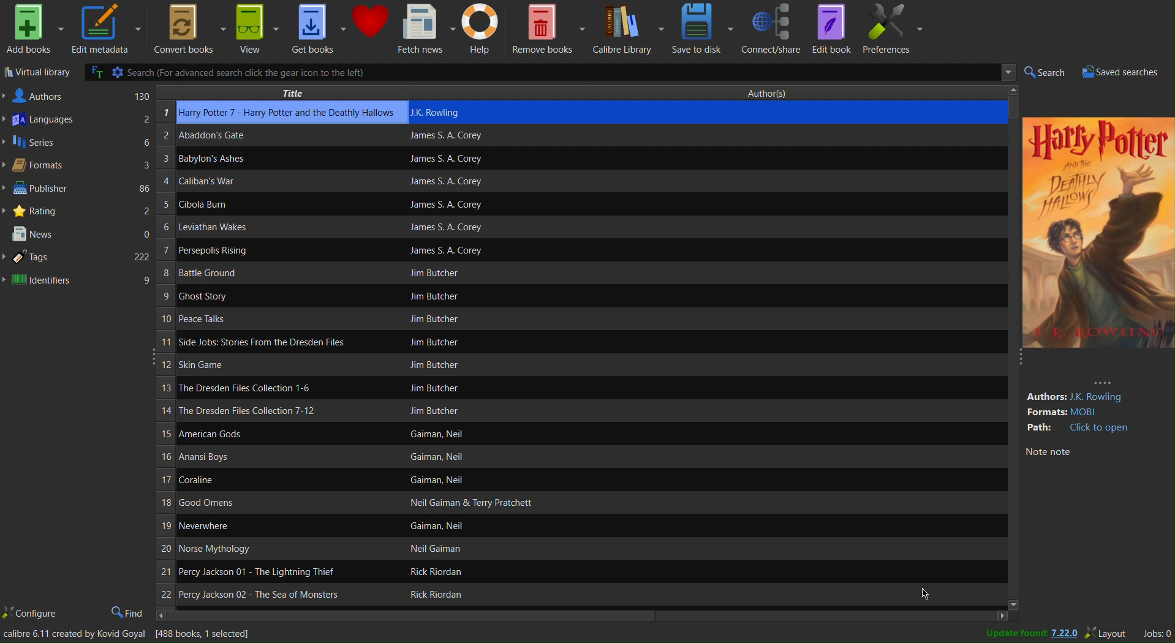 This screenshot has width=1175, height=643. I want to click on Book name, so click(270, 366).